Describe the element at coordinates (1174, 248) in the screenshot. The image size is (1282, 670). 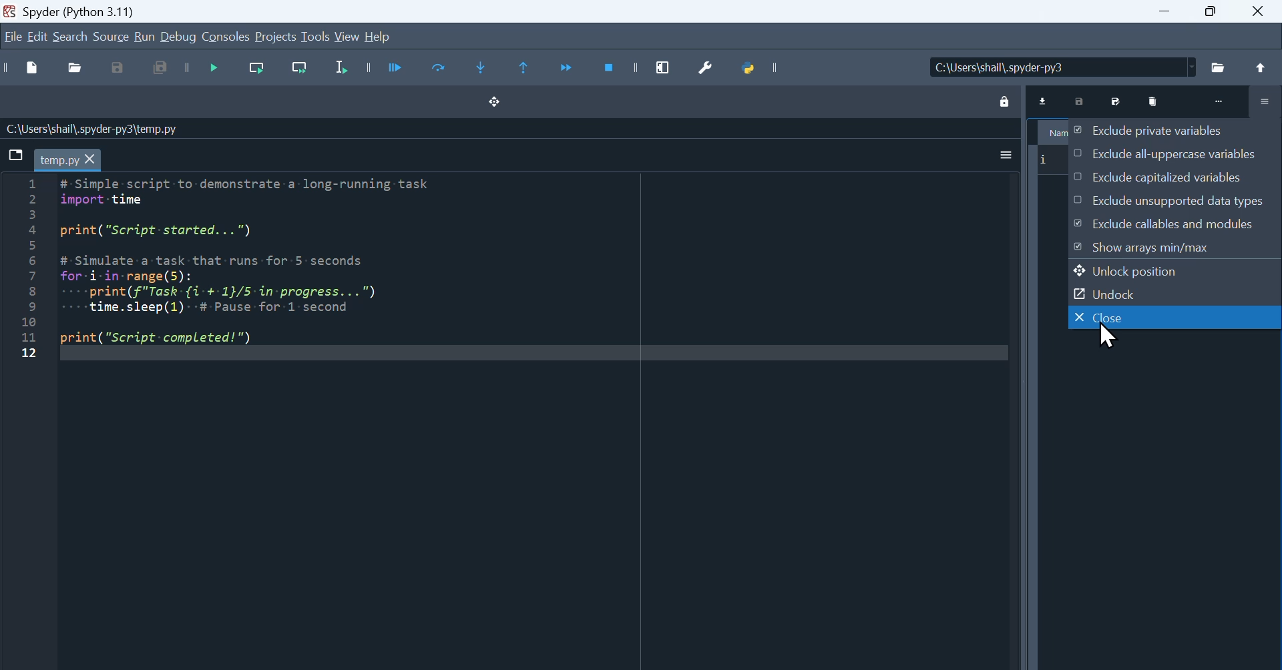
I see `Show arrays min/max` at that location.